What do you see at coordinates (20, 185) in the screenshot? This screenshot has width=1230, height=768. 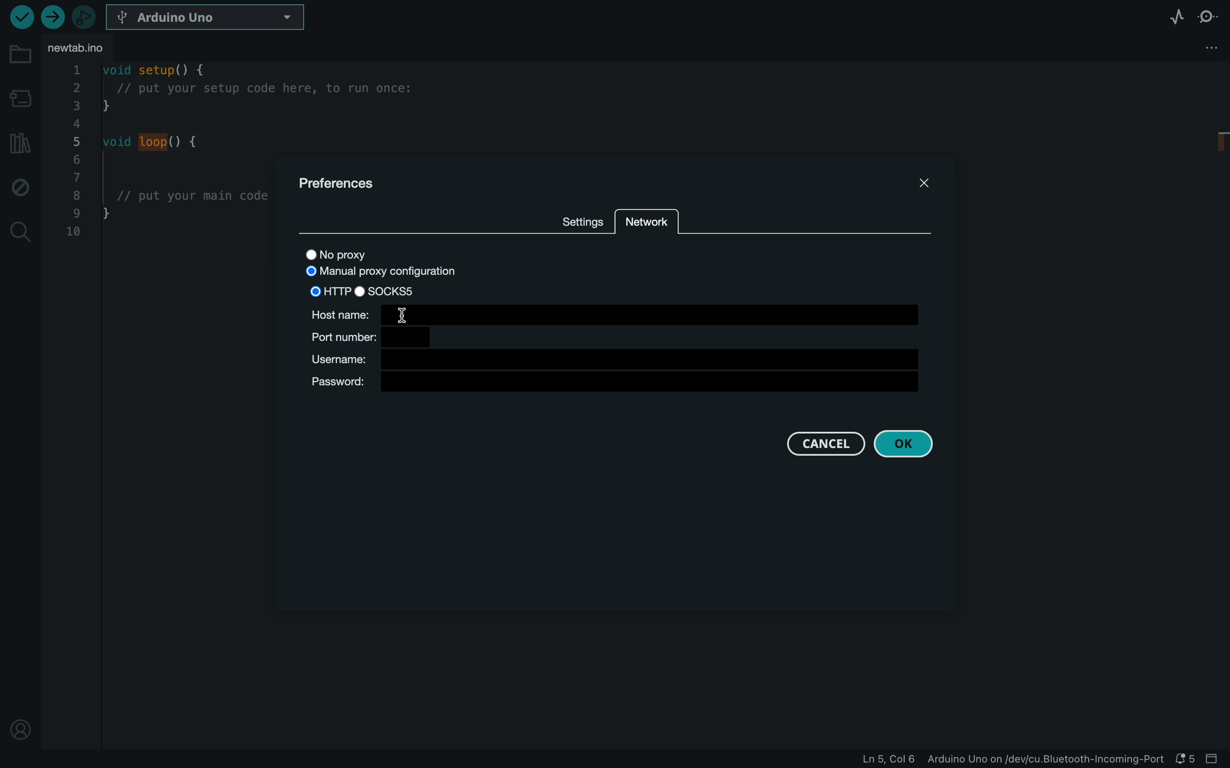 I see `debug` at bounding box center [20, 185].